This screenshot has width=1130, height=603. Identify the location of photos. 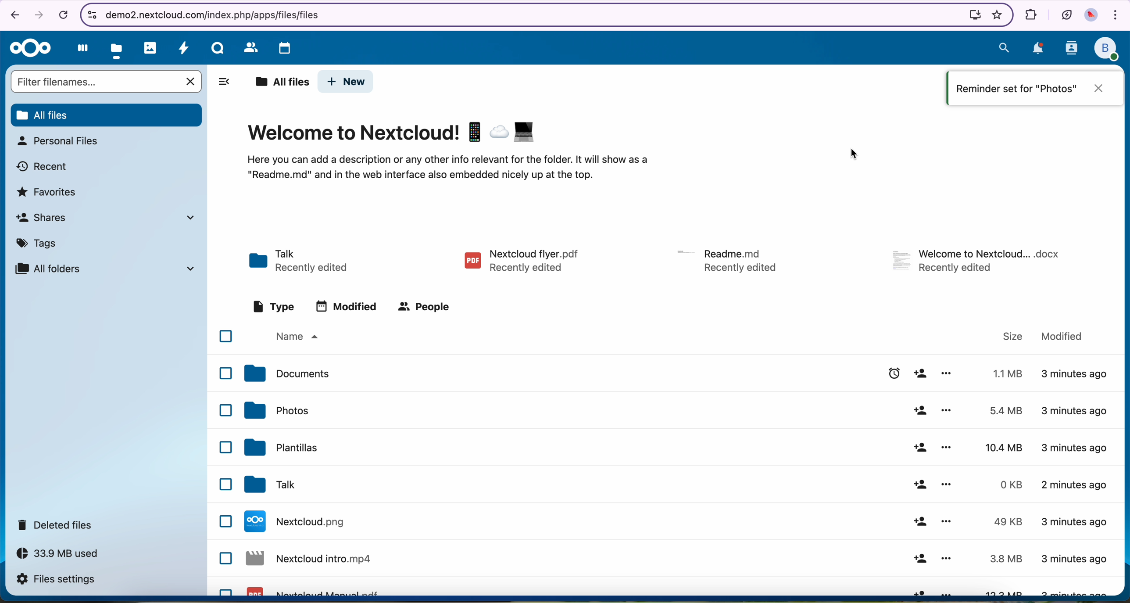
(151, 47).